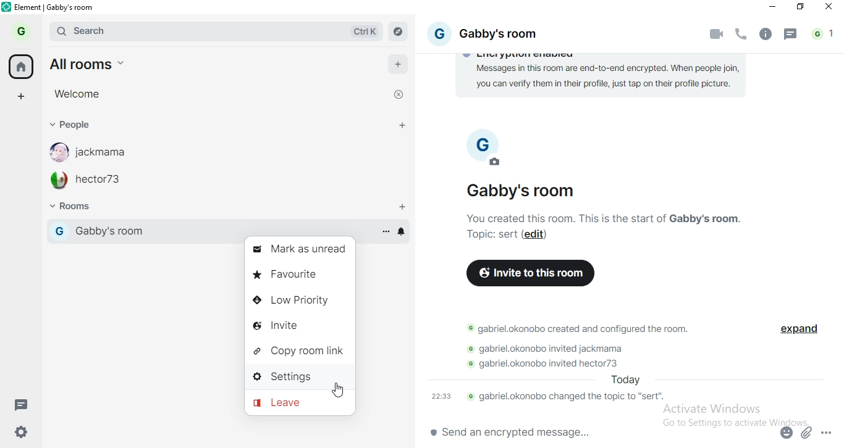 This screenshot has width=844, height=448. Describe the element at coordinates (580, 329) in the screenshot. I see `text 3` at that location.